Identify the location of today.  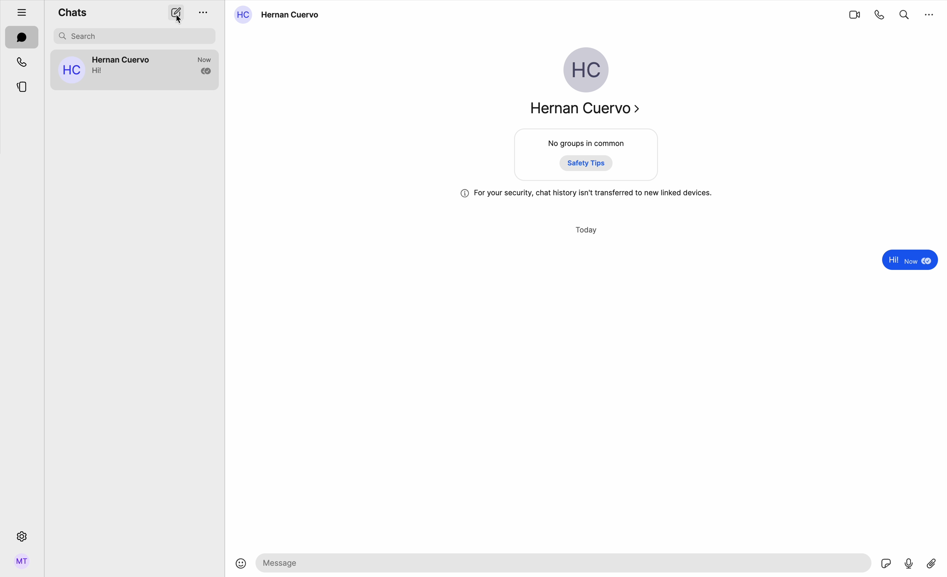
(587, 230).